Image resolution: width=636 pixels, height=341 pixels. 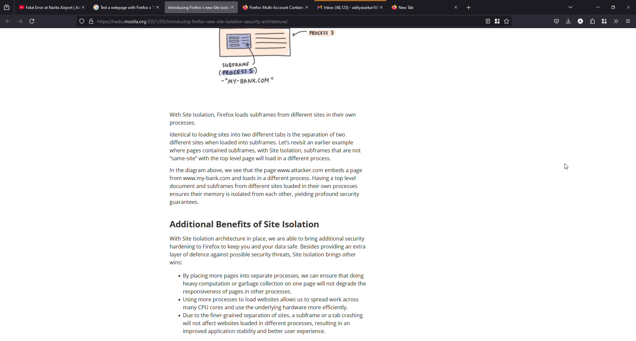 I want to click on Diagram, so click(x=274, y=61).